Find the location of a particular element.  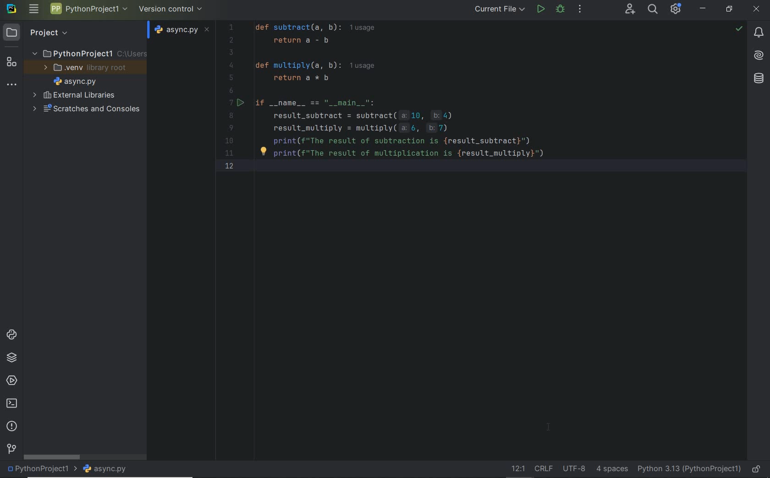

version control is located at coordinates (11, 449).